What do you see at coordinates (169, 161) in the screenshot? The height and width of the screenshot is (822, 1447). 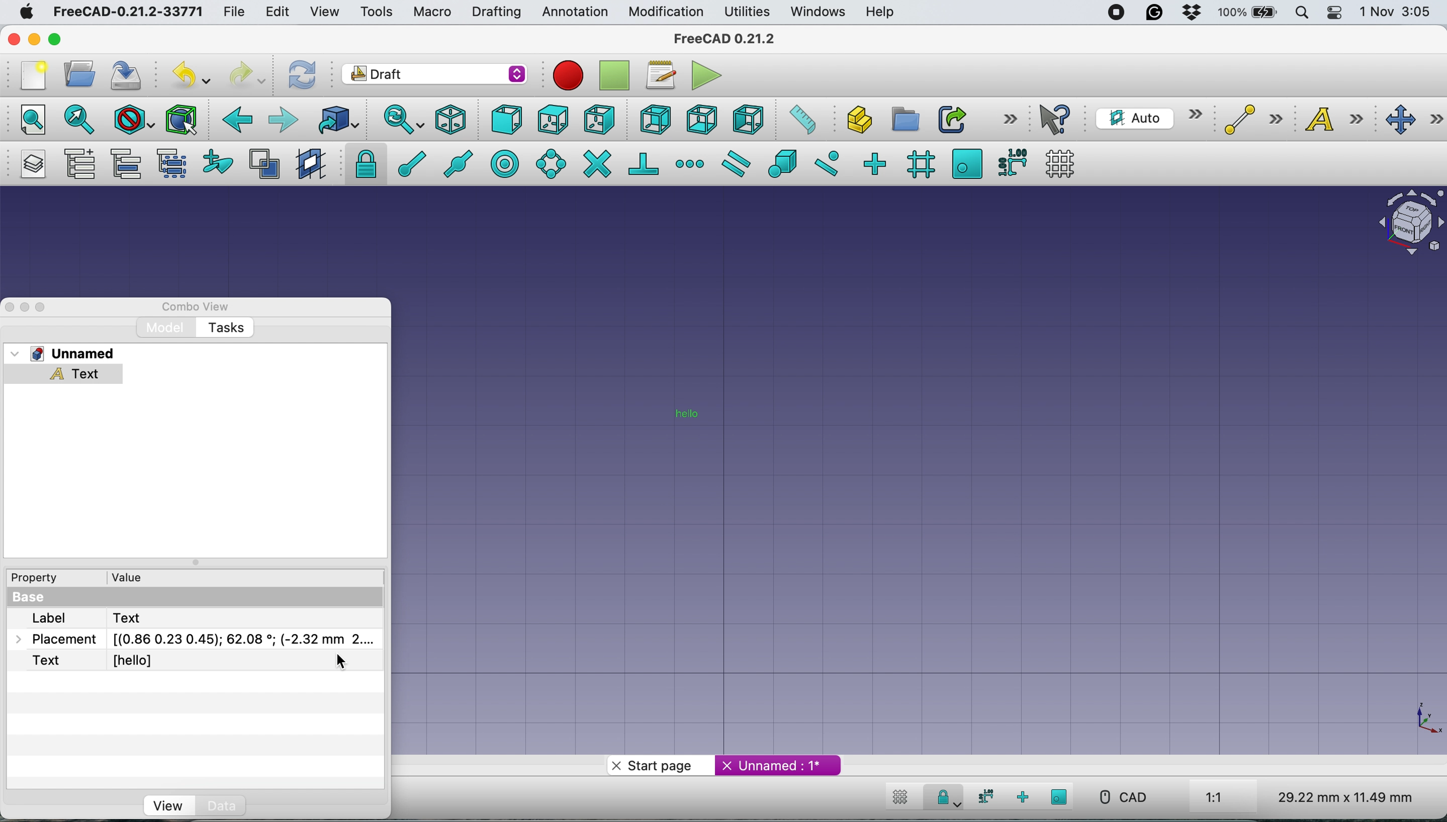 I see `select group` at bounding box center [169, 161].